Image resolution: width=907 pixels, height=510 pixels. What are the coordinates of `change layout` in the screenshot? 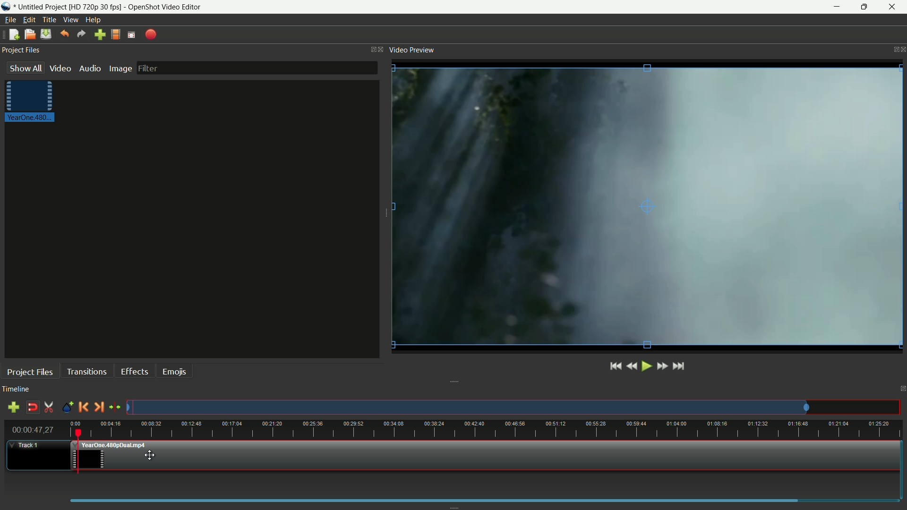 It's located at (370, 49).